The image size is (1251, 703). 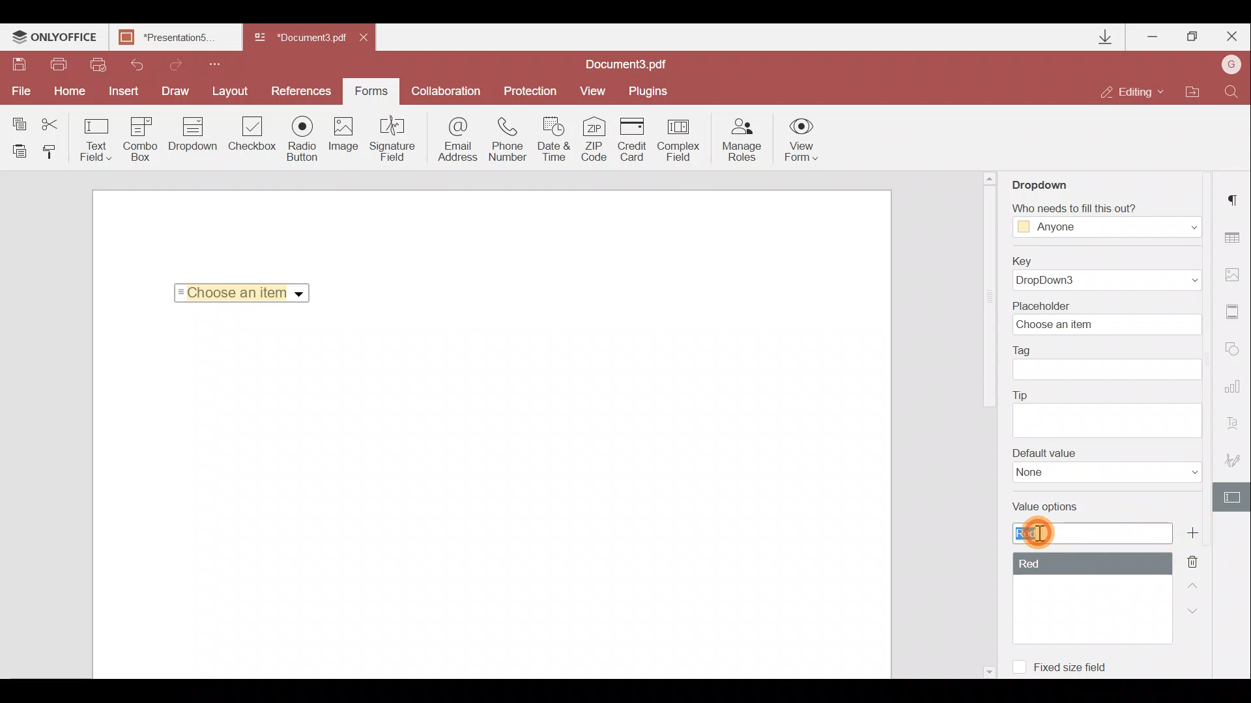 What do you see at coordinates (1237, 199) in the screenshot?
I see `Paragraph settings` at bounding box center [1237, 199].